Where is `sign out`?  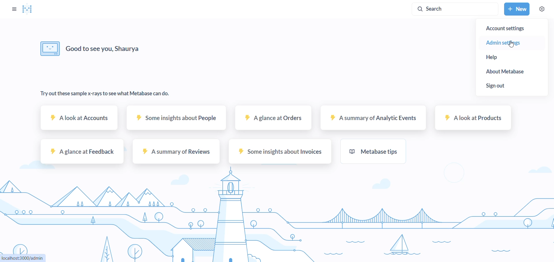 sign out is located at coordinates (503, 86).